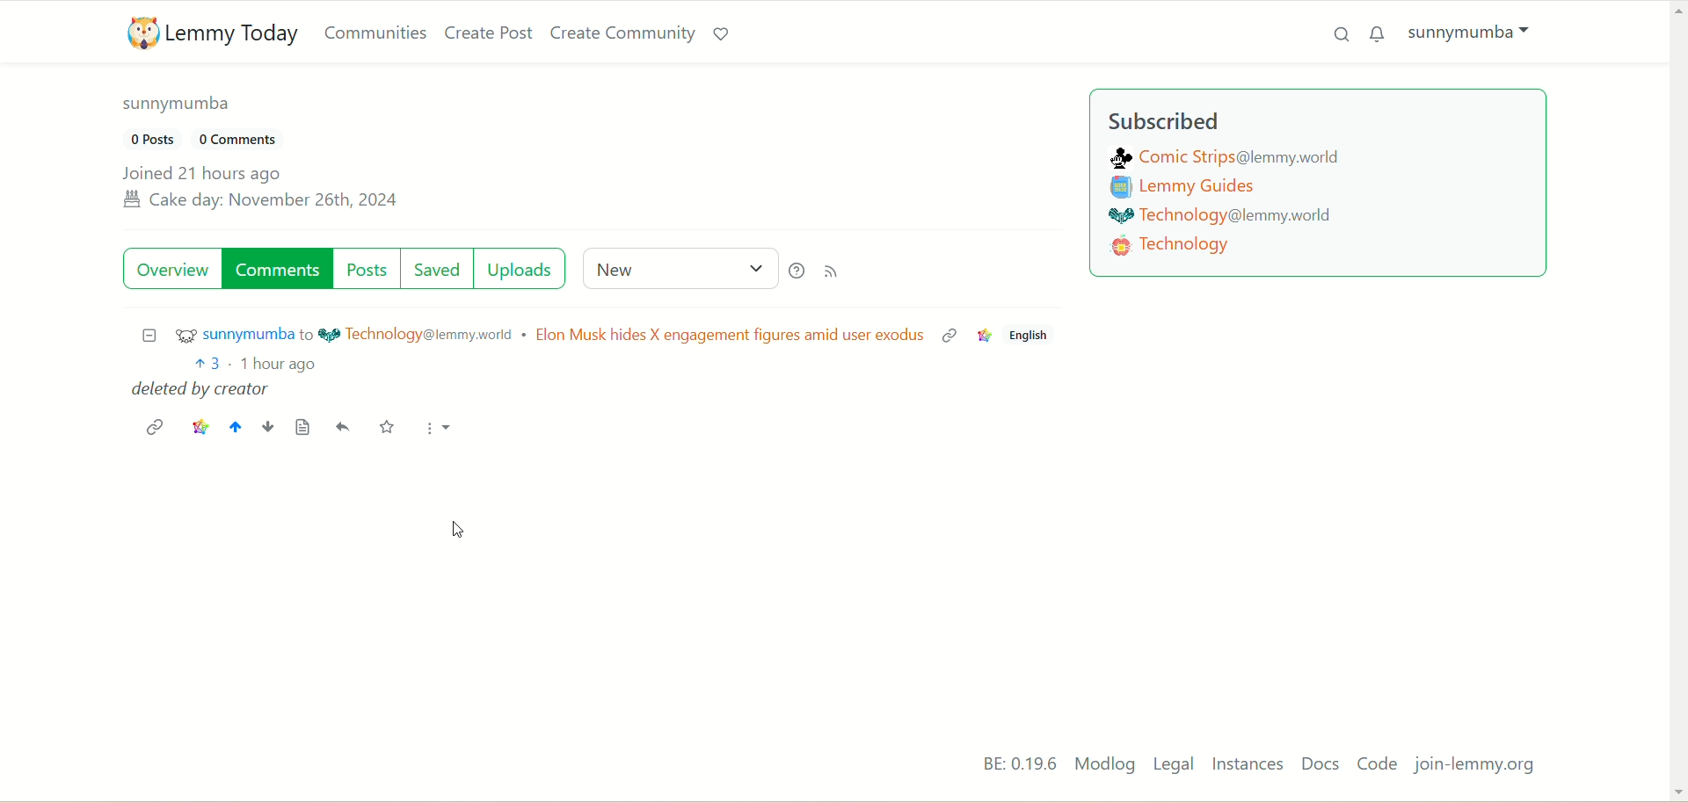 The height and width of the screenshot is (803, 1688). I want to click on RSS, so click(836, 272).